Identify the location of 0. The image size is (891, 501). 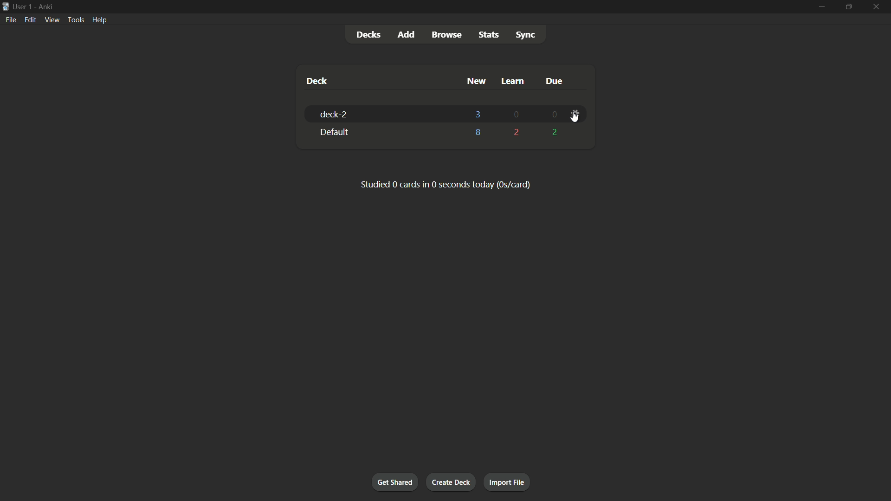
(516, 115).